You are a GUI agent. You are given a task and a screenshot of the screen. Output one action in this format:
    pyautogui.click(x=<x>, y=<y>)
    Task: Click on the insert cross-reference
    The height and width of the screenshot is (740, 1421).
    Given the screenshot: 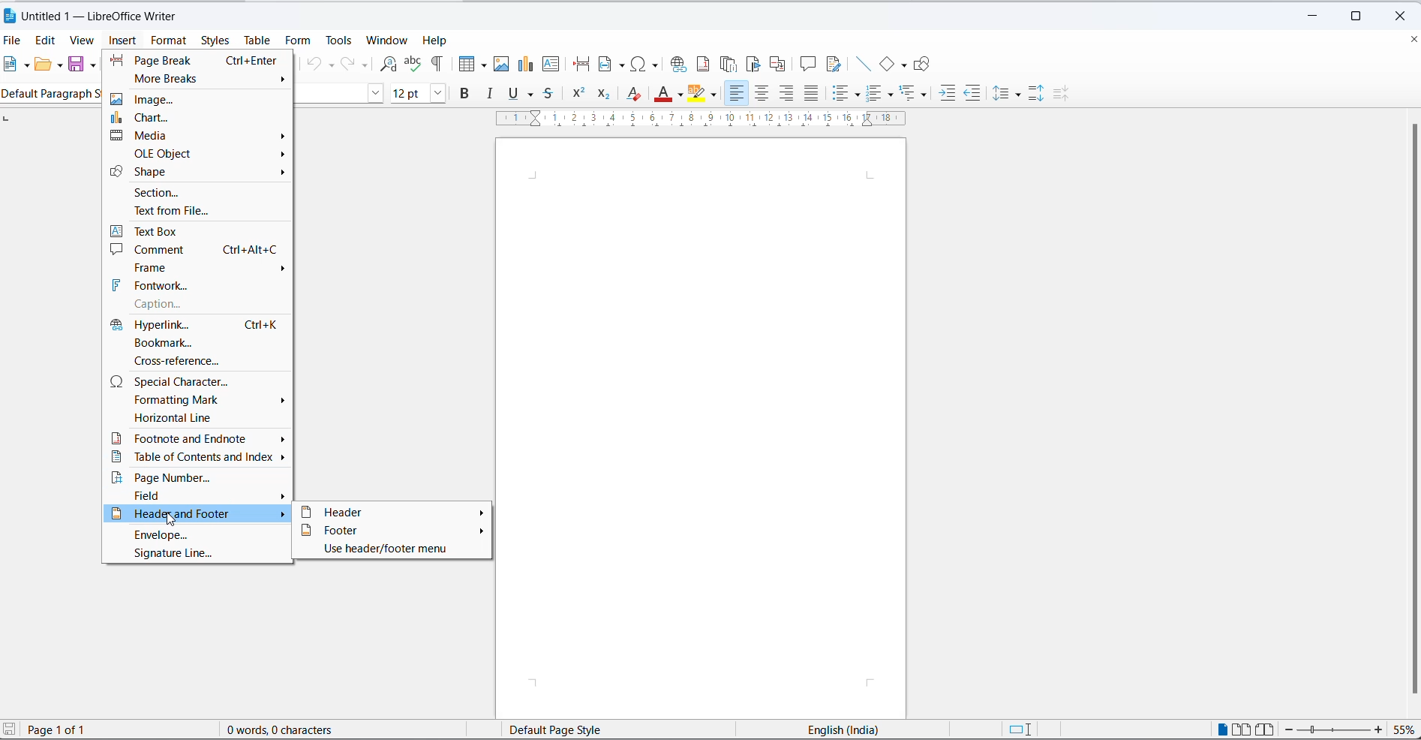 What is the action you would take?
    pyautogui.click(x=782, y=64)
    